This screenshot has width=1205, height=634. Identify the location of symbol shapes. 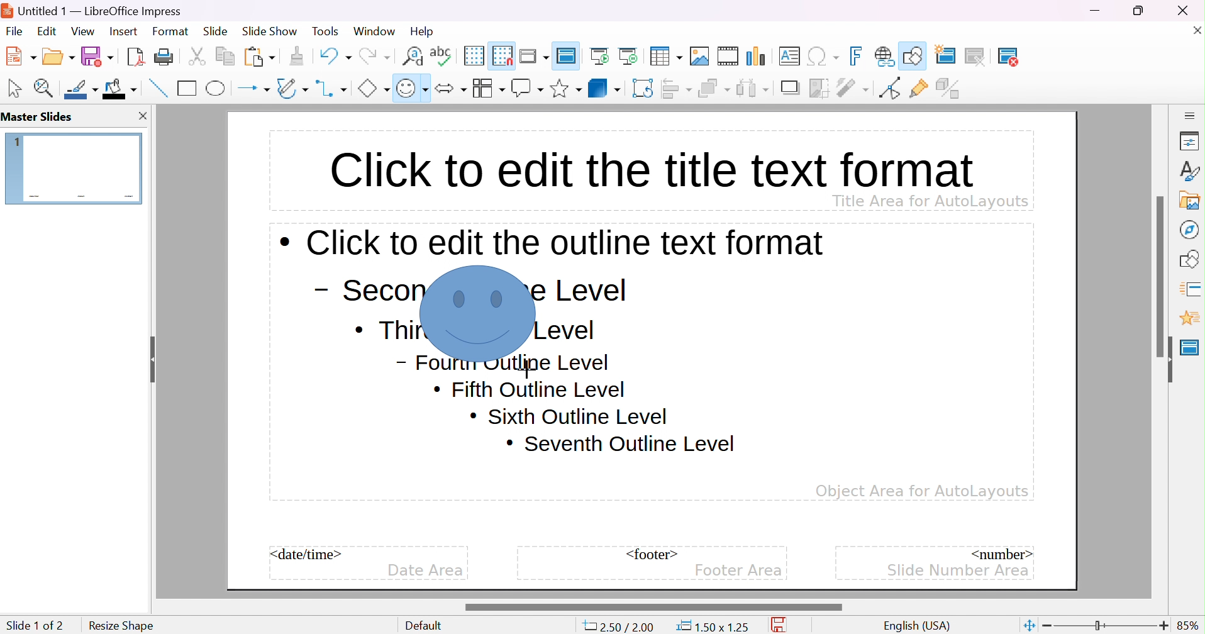
(412, 88).